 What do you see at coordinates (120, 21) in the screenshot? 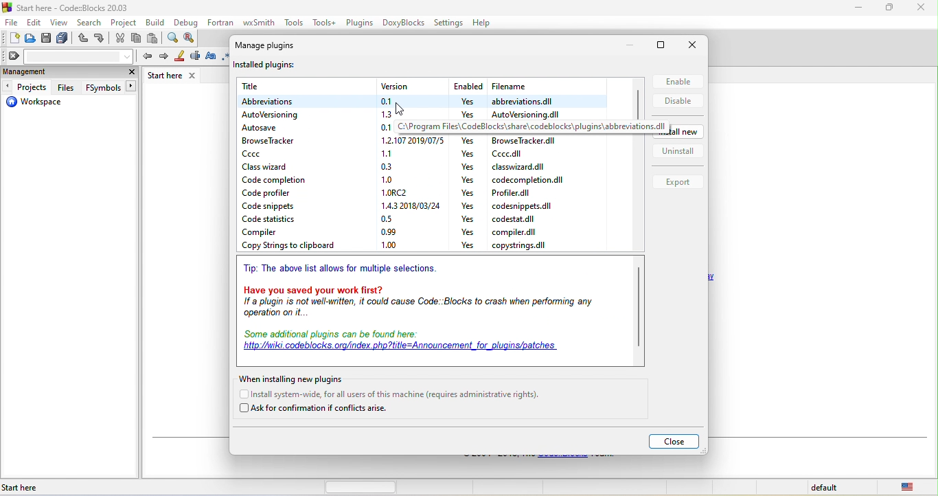
I see `project` at bounding box center [120, 21].